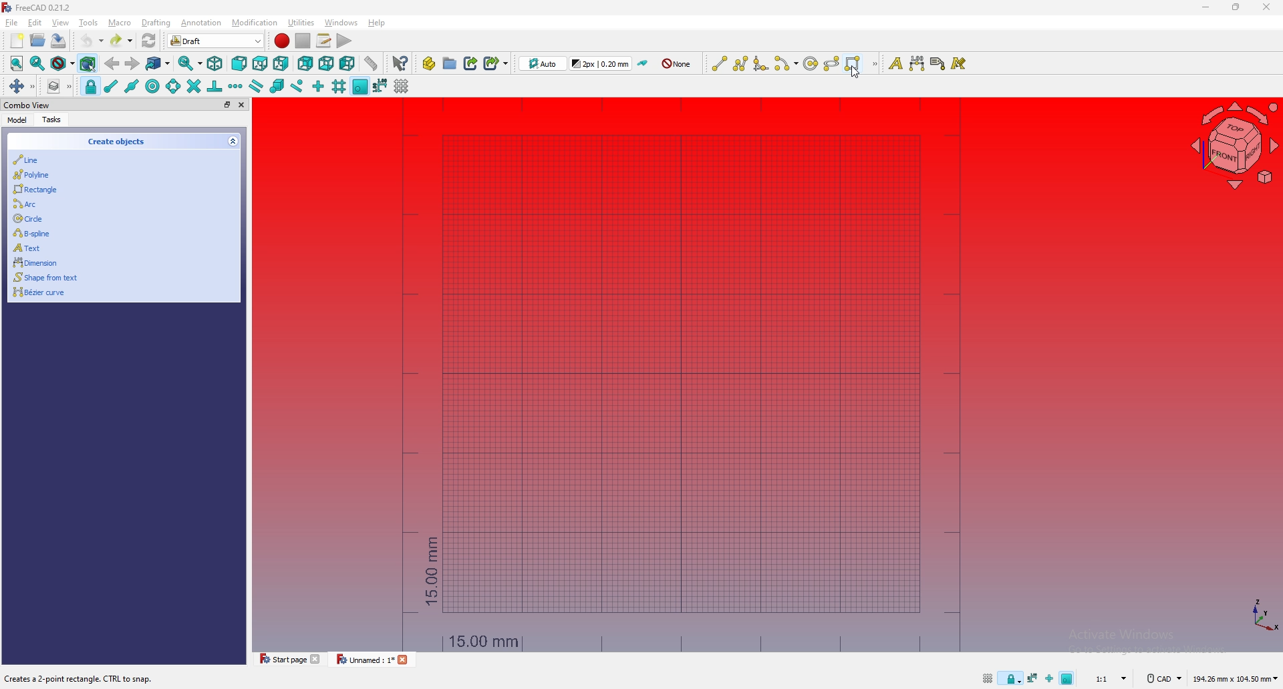  What do you see at coordinates (59, 86) in the screenshot?
I see `manage layers` at bounding box center [59, 86].